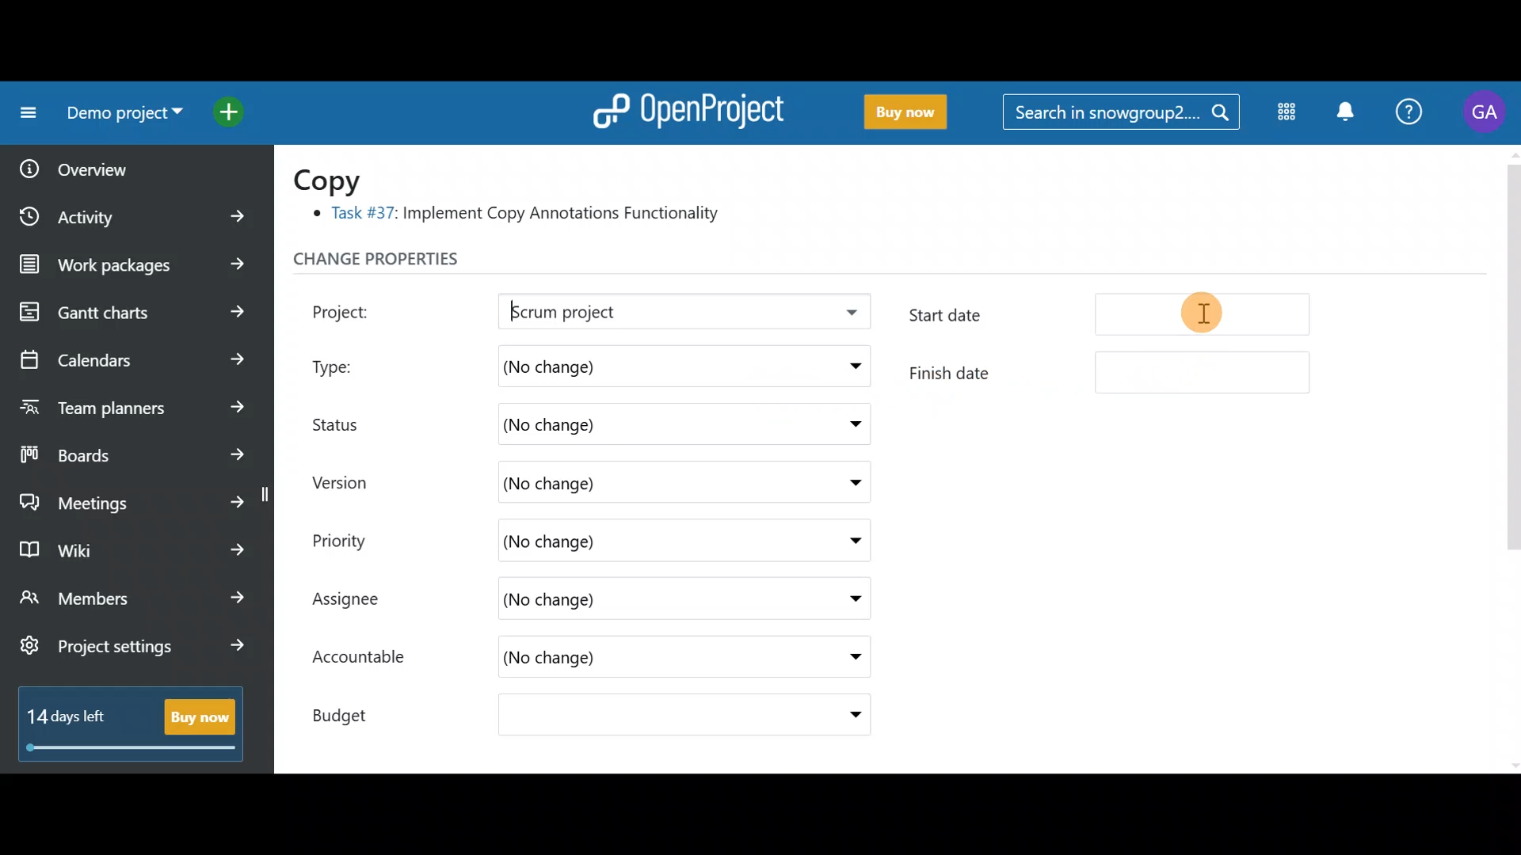 Image resolution: width=1521 pixels, height=855 pixels. Describe the element at coordinates (120, 164) in the screenshot. I see `Overview` at that location.